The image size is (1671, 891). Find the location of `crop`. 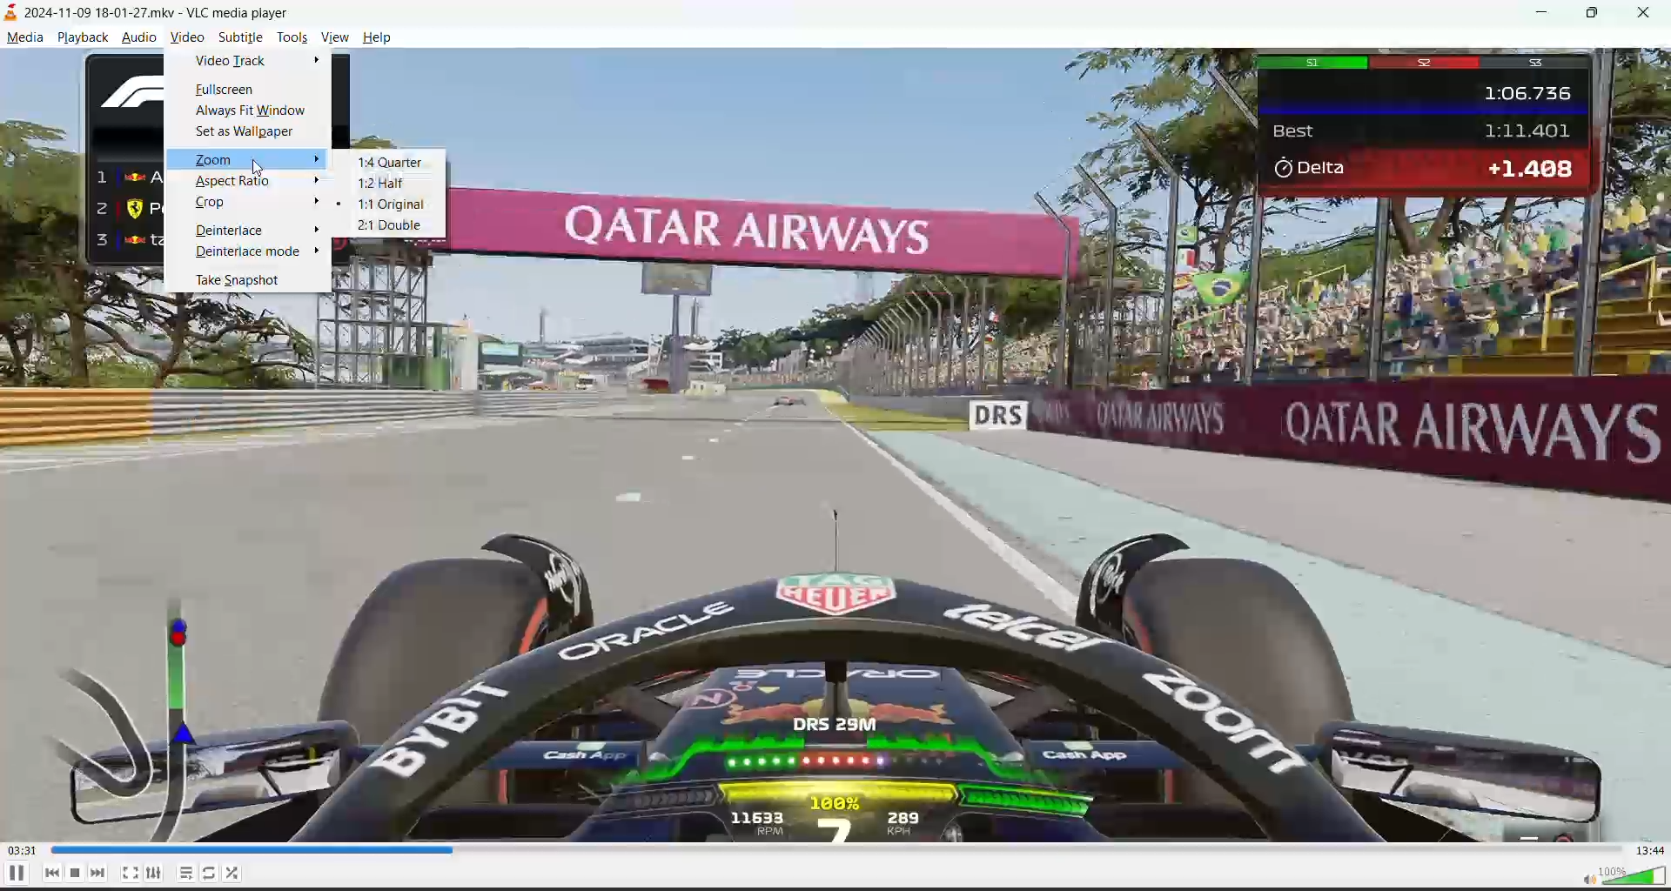

crop is located at coordinates (215, 202).